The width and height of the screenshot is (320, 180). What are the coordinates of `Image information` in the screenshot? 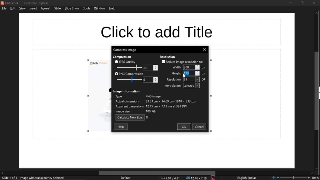 It's located at (160, 103).